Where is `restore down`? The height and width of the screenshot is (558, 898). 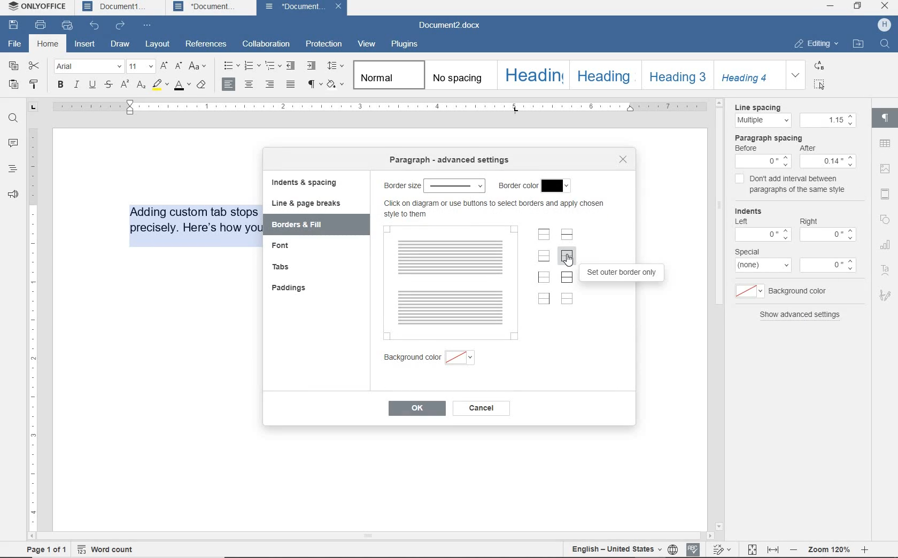
restore down is located at coordinates (858, 5).